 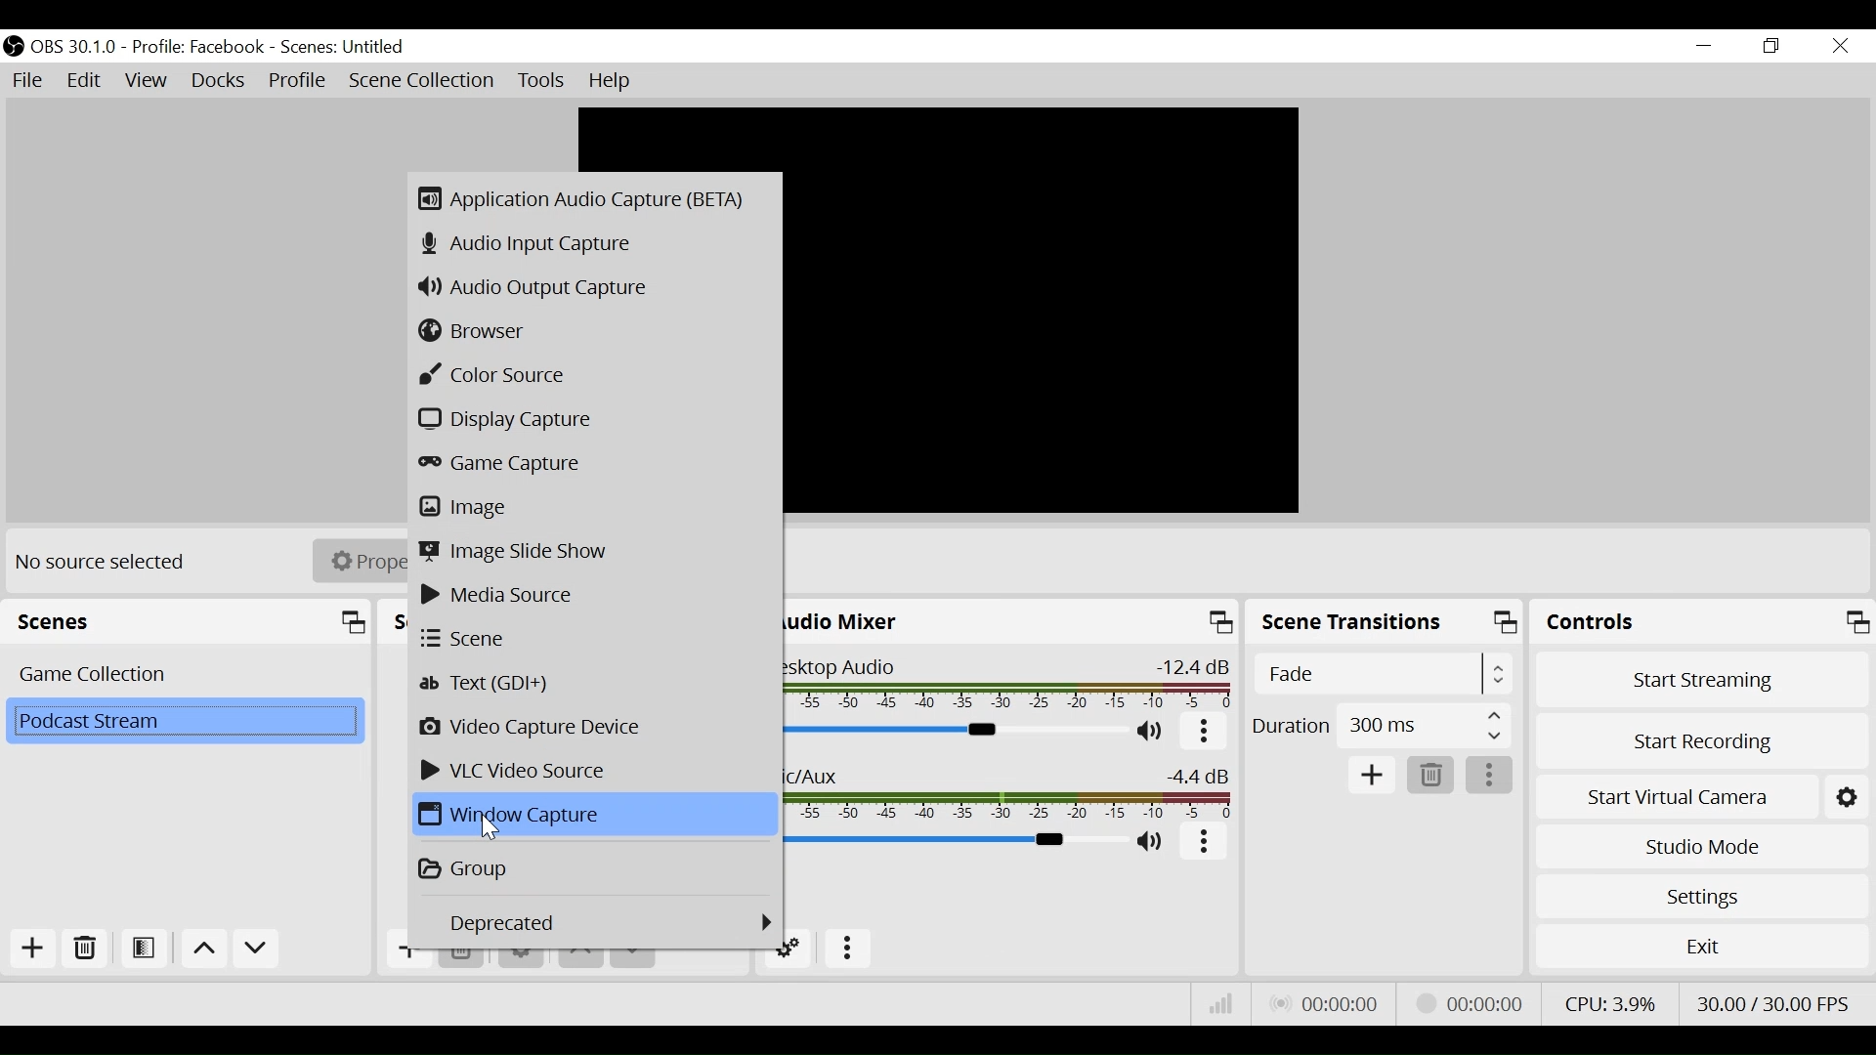 I want to click on Scene, so click(x=595, y=639).